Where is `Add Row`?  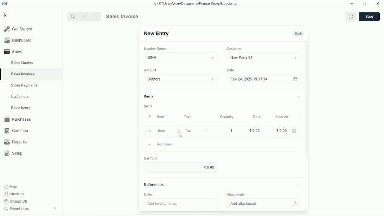 Add Row is located at coordinates (160, 144).